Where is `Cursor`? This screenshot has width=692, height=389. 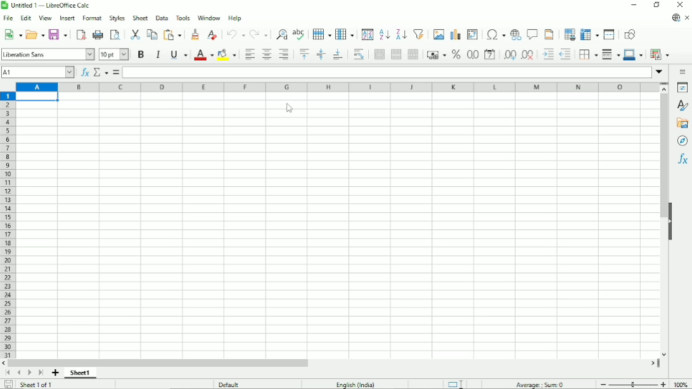 Cursor is located at coordinates (289, 108).